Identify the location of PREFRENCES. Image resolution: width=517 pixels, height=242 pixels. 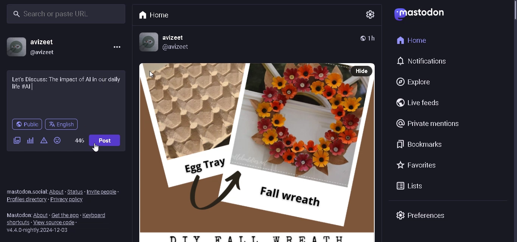
(422, 216).